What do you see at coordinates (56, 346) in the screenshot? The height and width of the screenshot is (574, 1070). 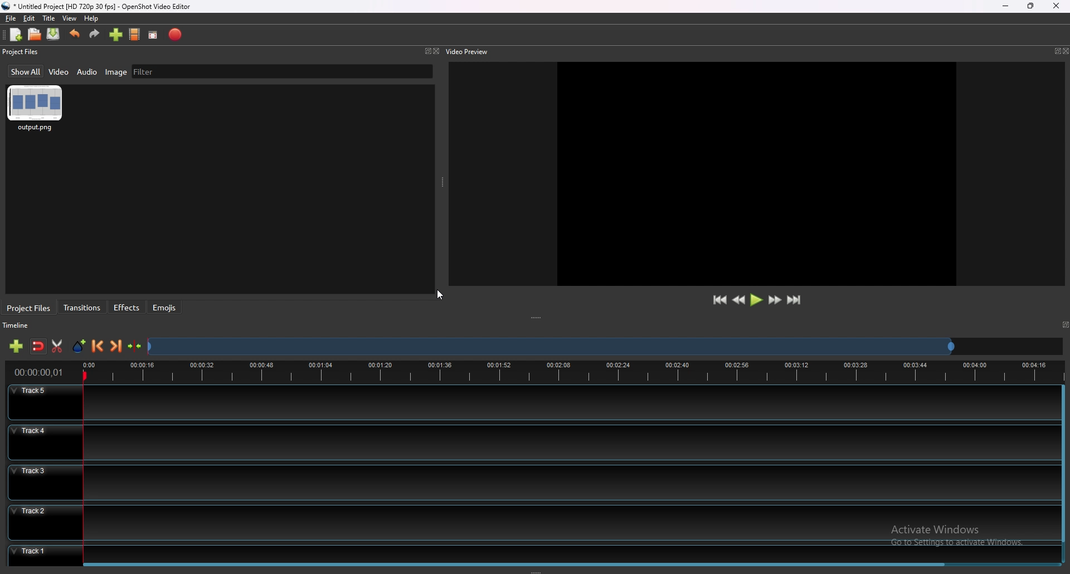 I see `enable razor` at bounding box center [56, 346].